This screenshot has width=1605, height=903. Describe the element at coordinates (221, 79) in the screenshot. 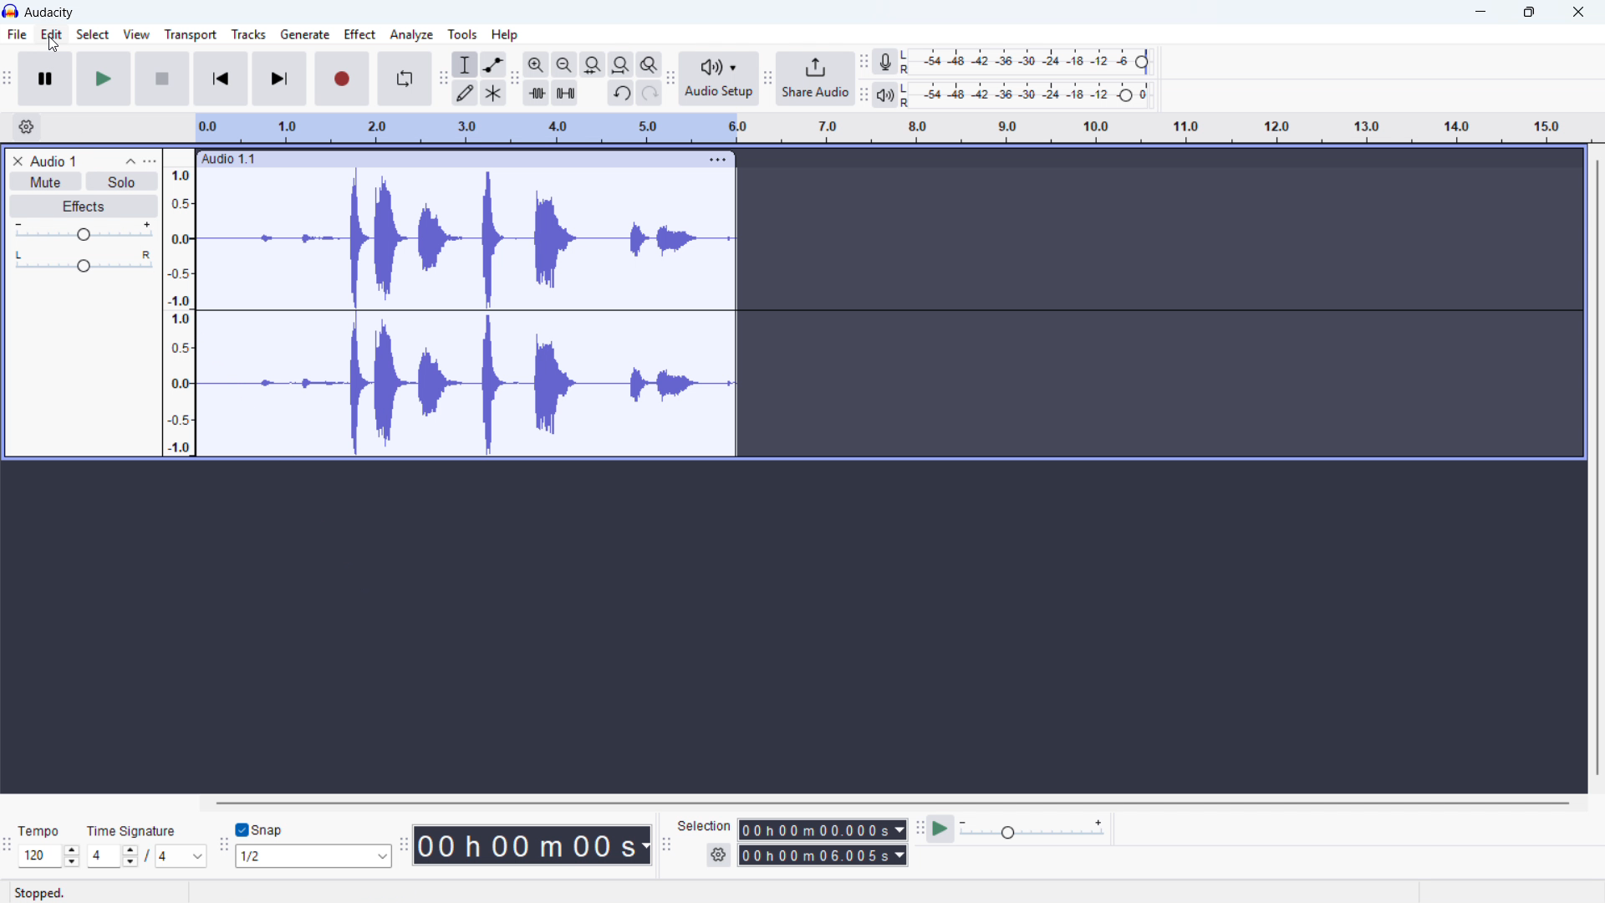

I see `skip to start` at that location.